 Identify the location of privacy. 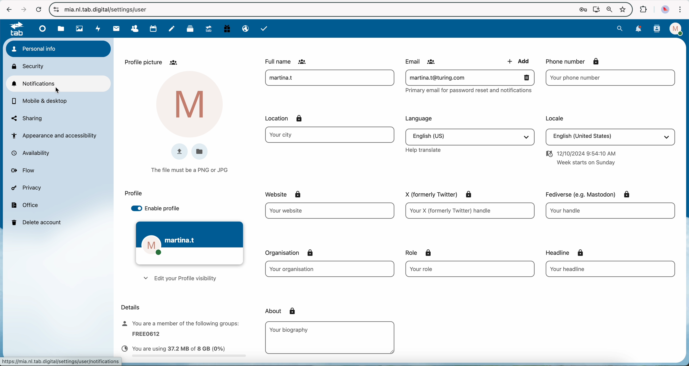
(28, 189).